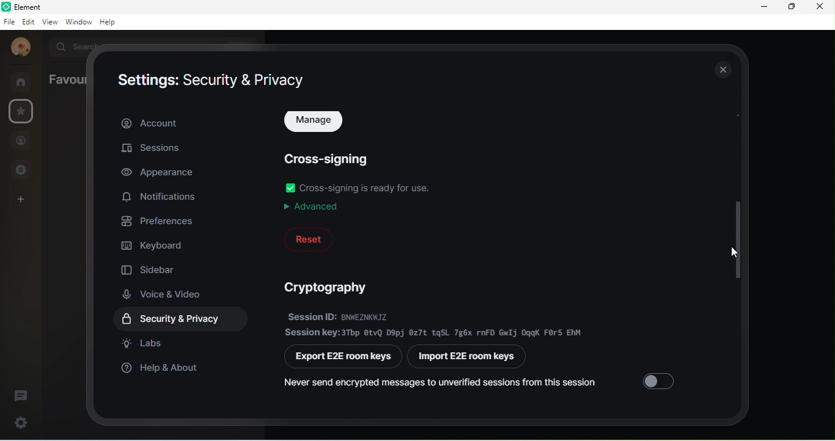 The image size is (835, 441). What do you see at coordinates (734, 255) in the screenshot?
I see `cursor movement` at bounding box center [734, 255].